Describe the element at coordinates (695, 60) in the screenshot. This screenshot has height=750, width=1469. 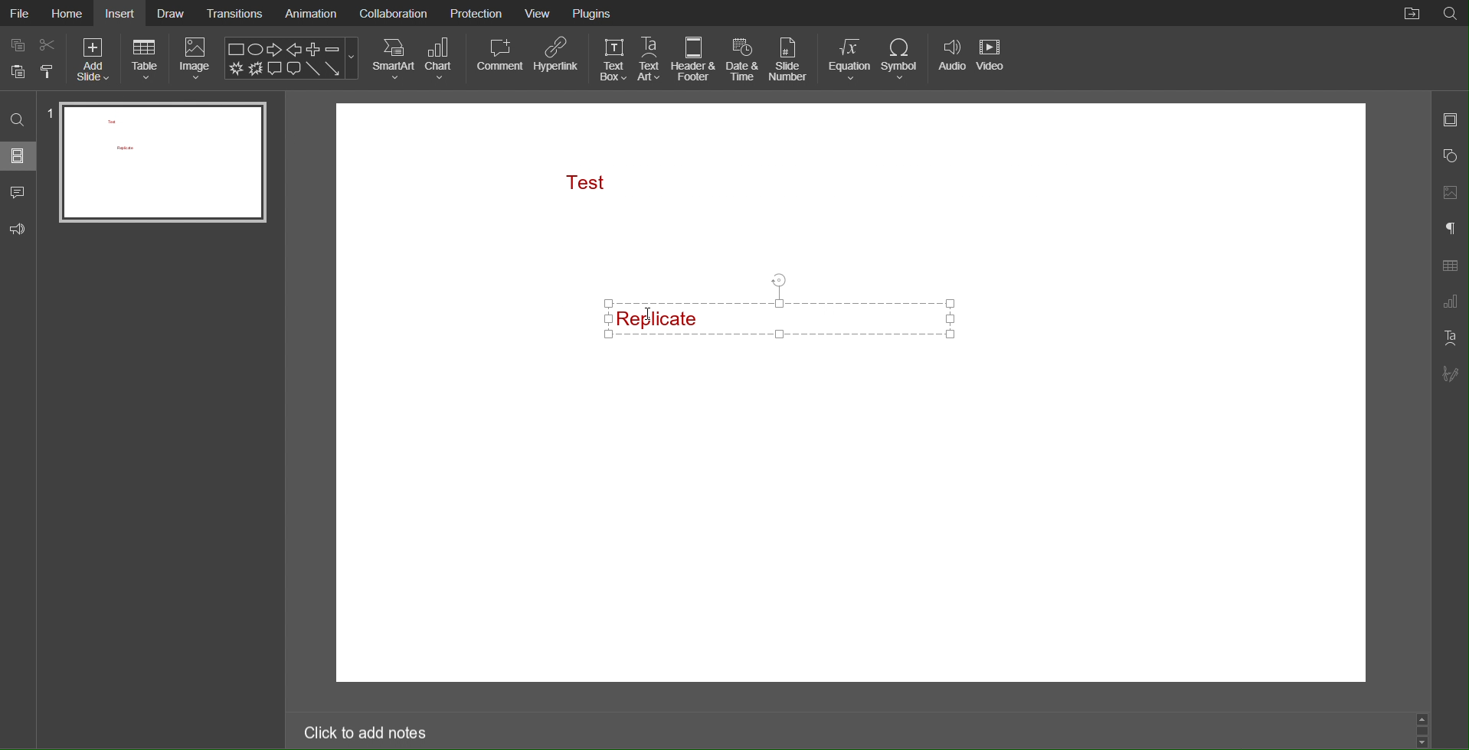
I see `Header & Footer` at that location.